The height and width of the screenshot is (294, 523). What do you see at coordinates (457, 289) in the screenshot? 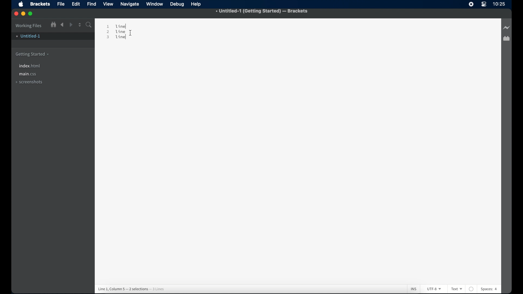
I see `text menu` at bounding box center [457, 289].